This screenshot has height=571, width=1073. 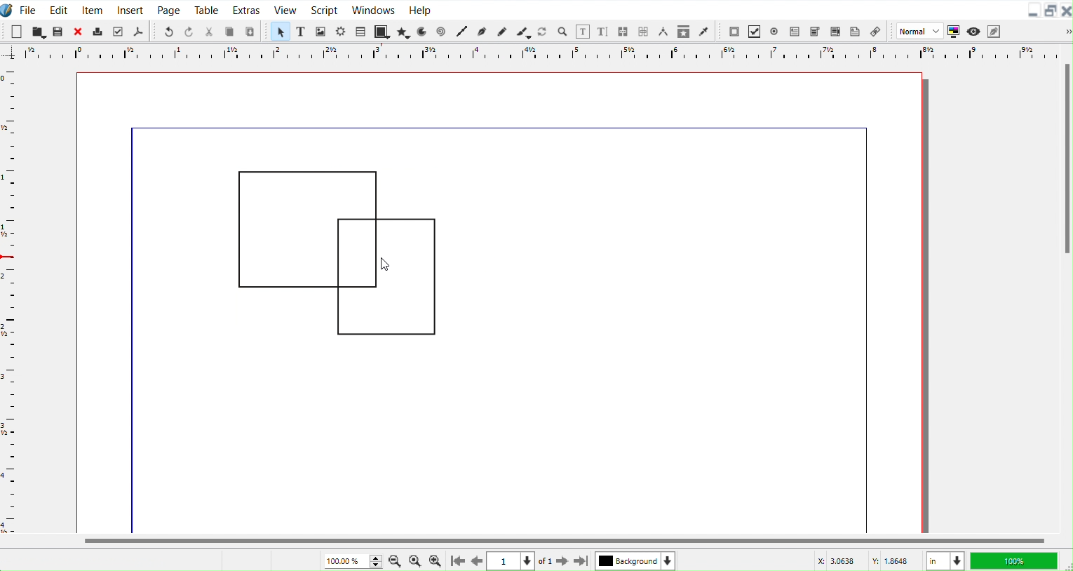 I want to click on Edit text with story editor, so click(x=604, y=32).